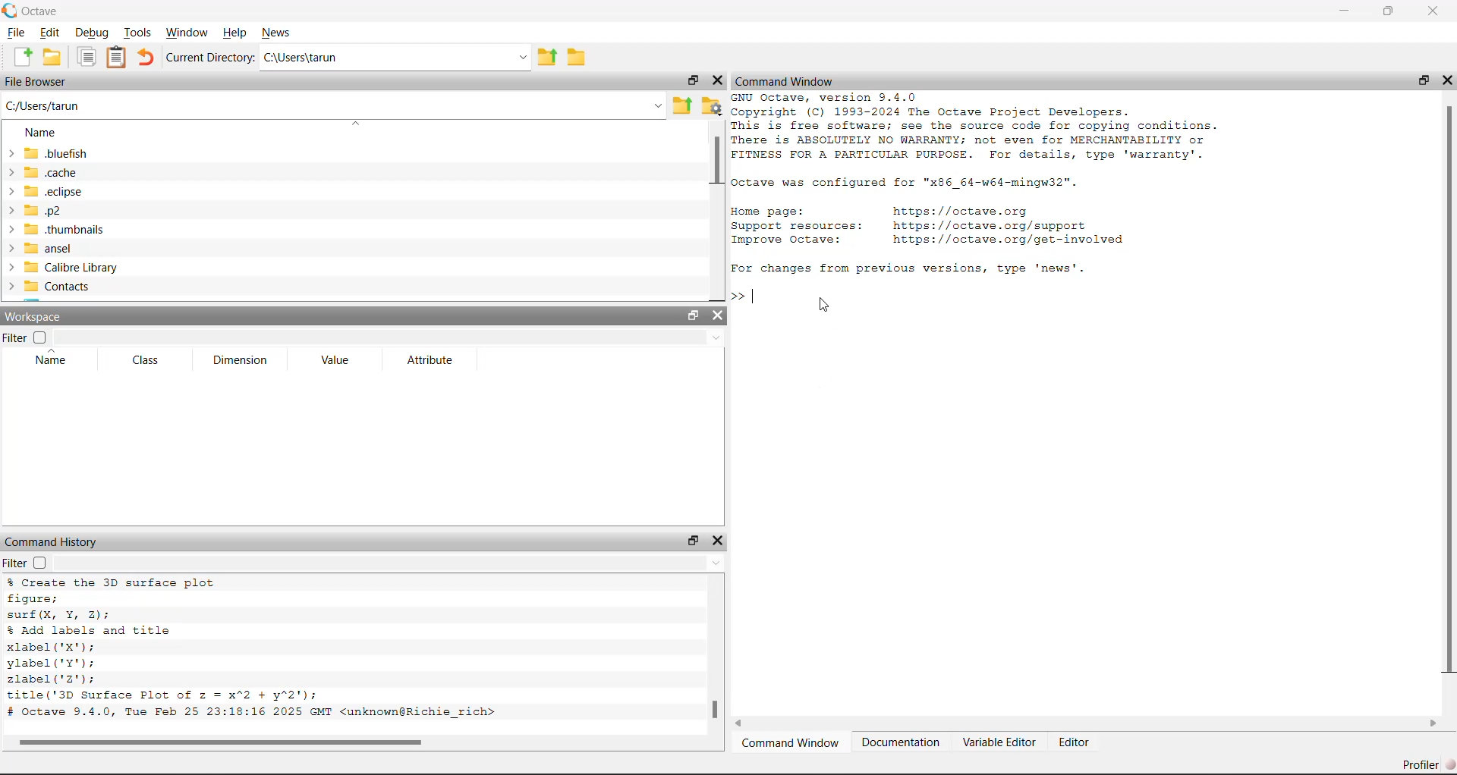 Image resolution: width=1457 pixels, height=775 pixels. I want to click on Profiler, so click(1428, 764).